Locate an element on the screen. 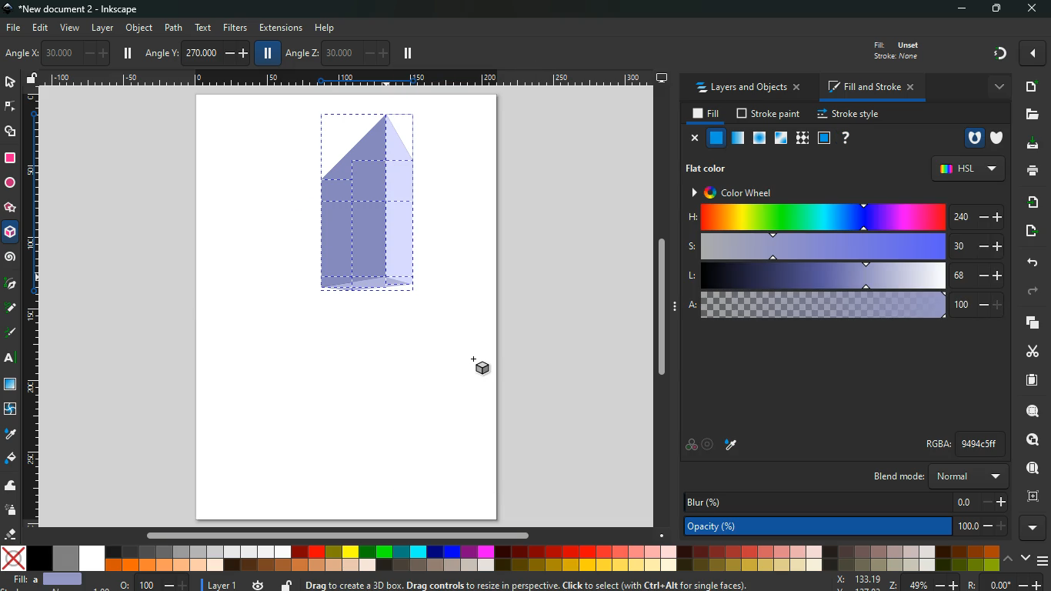 The image size is (1051, 591). close is located at coordinates (1031, 9).